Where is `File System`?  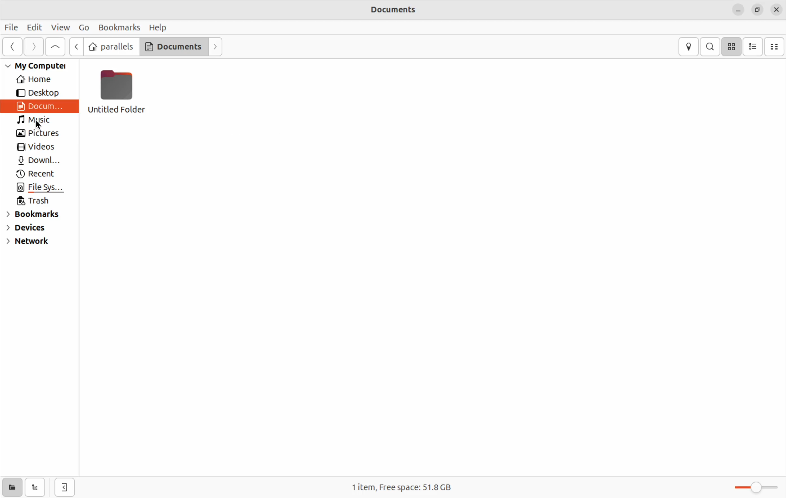
File System is located at coordinates (42, 188).